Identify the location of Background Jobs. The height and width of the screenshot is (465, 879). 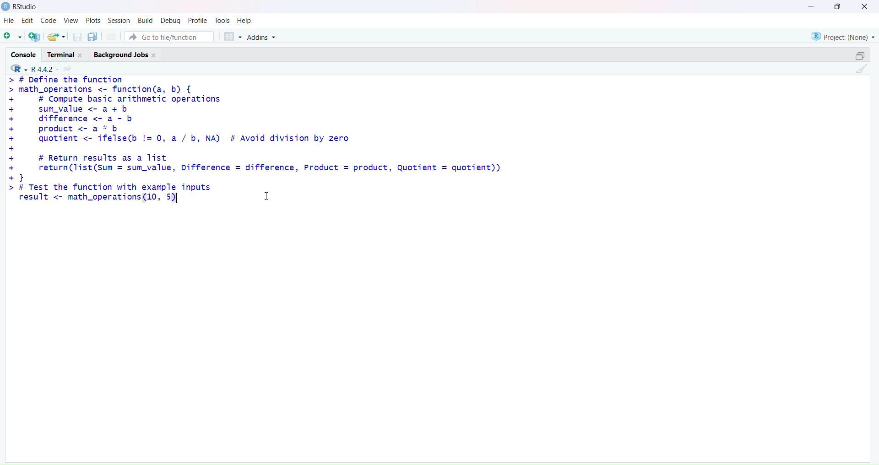
(125, 55).